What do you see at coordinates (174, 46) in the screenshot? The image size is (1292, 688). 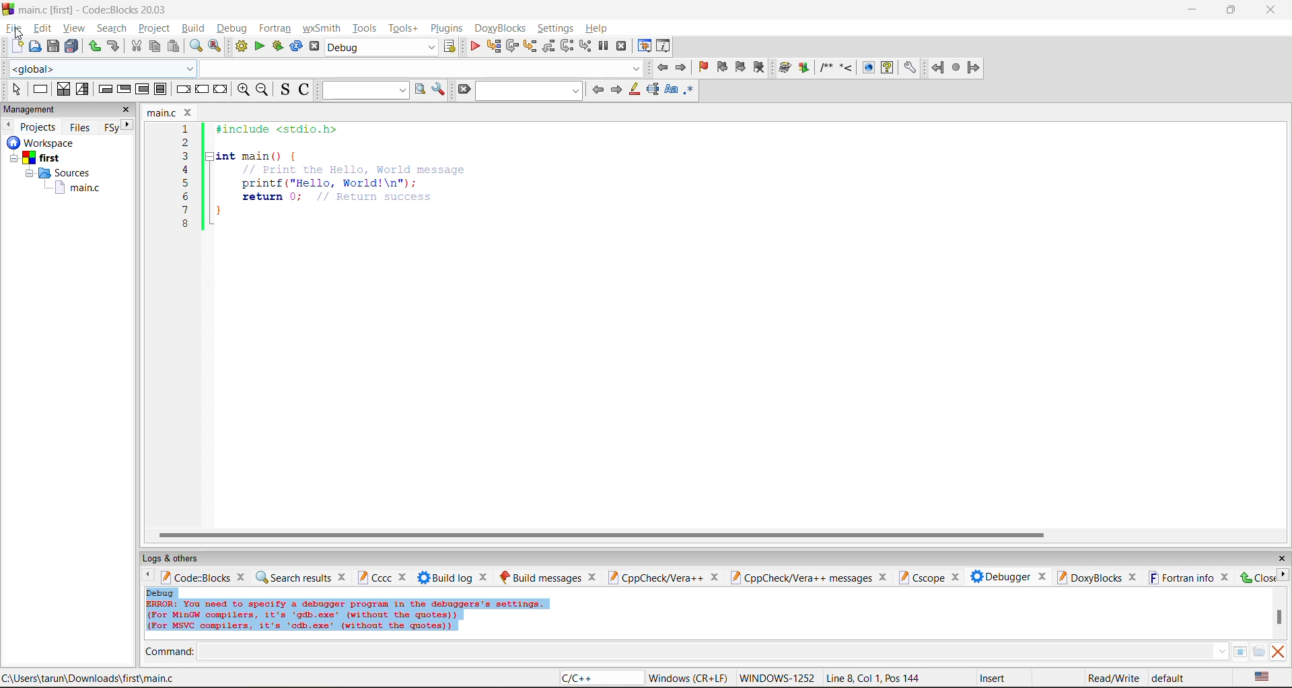 I see `paste` at bounding box center [174, 46].